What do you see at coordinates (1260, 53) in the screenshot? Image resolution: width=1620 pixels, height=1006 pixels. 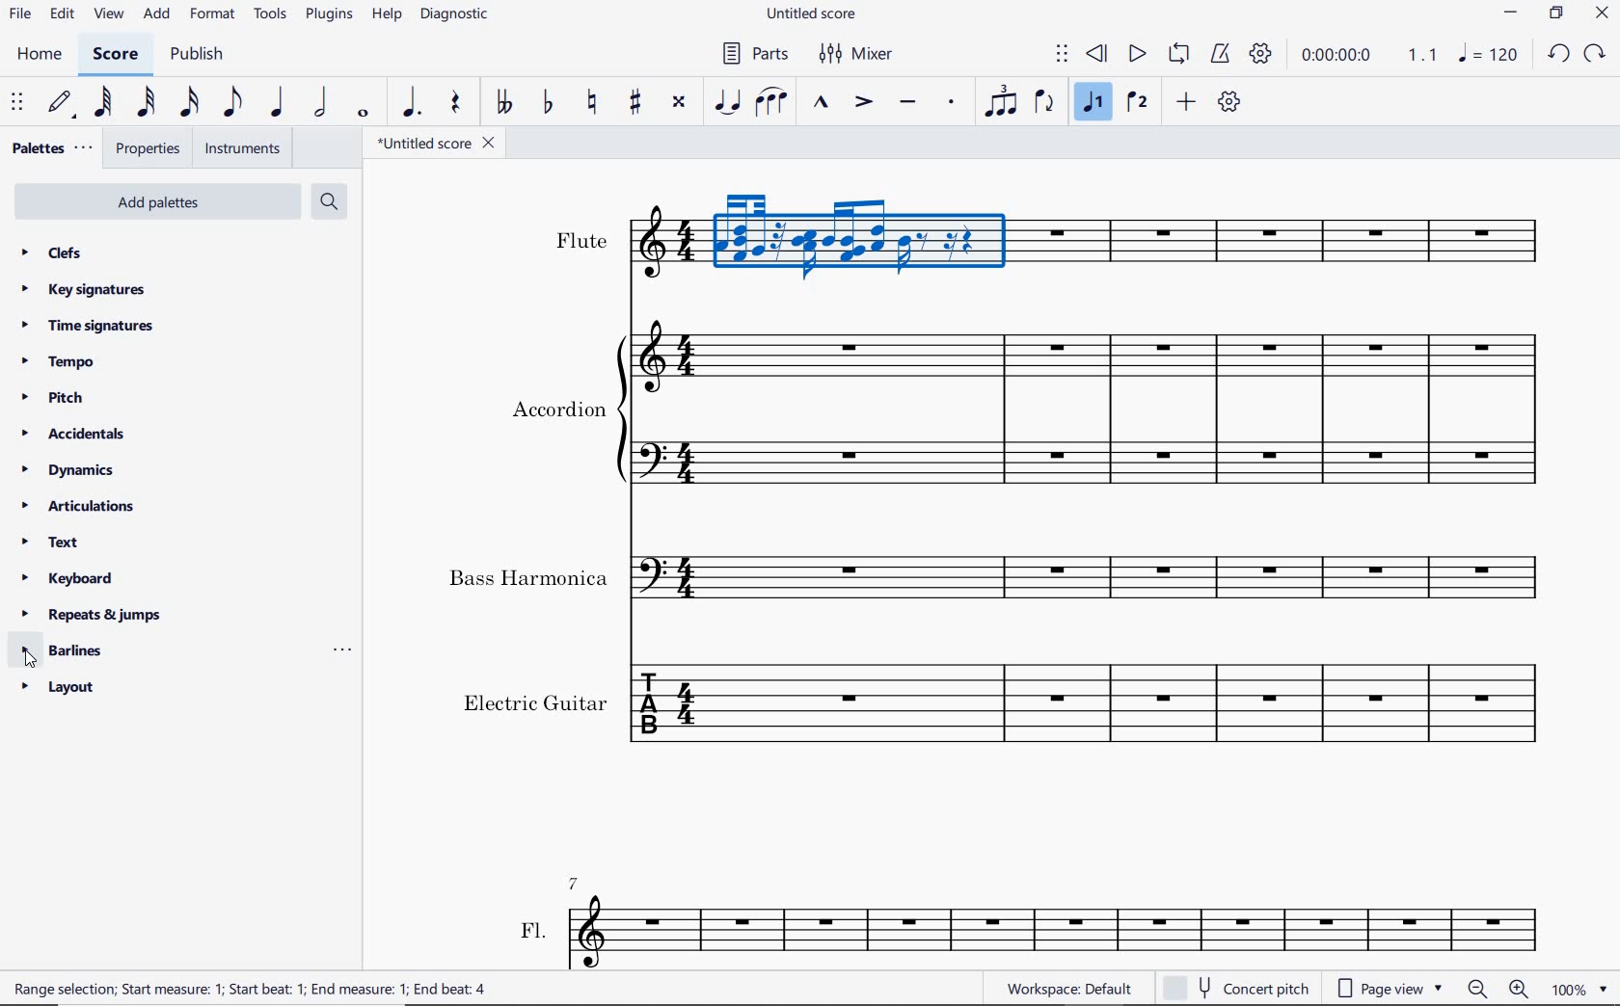 I see `playback settings` at bounding box center [1260, 53].